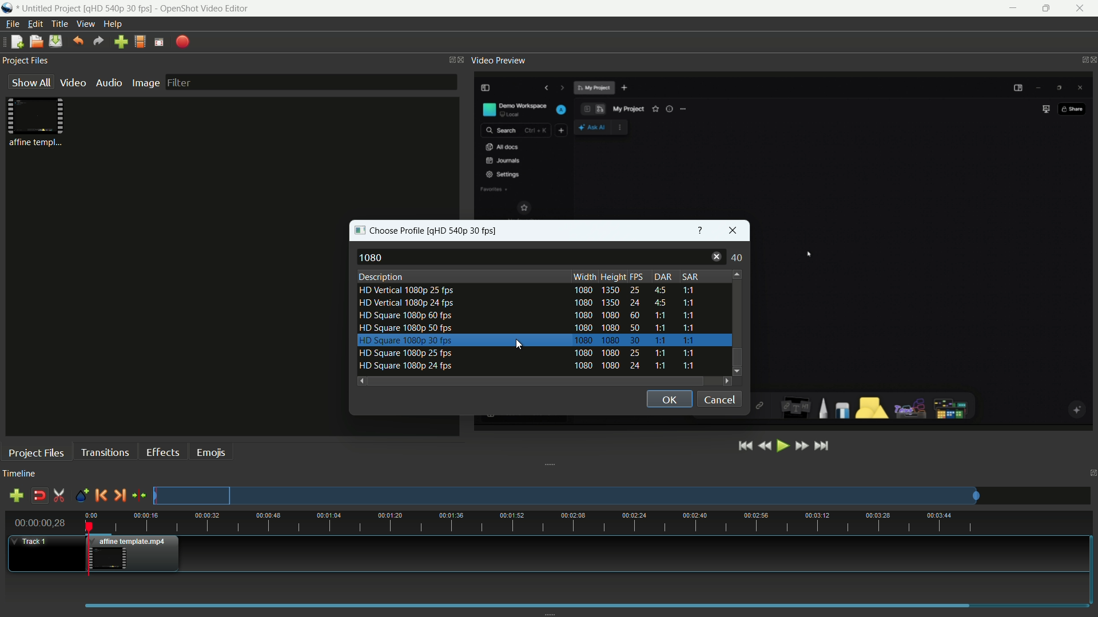  I want to click on video in timeline, so click(136, 554).